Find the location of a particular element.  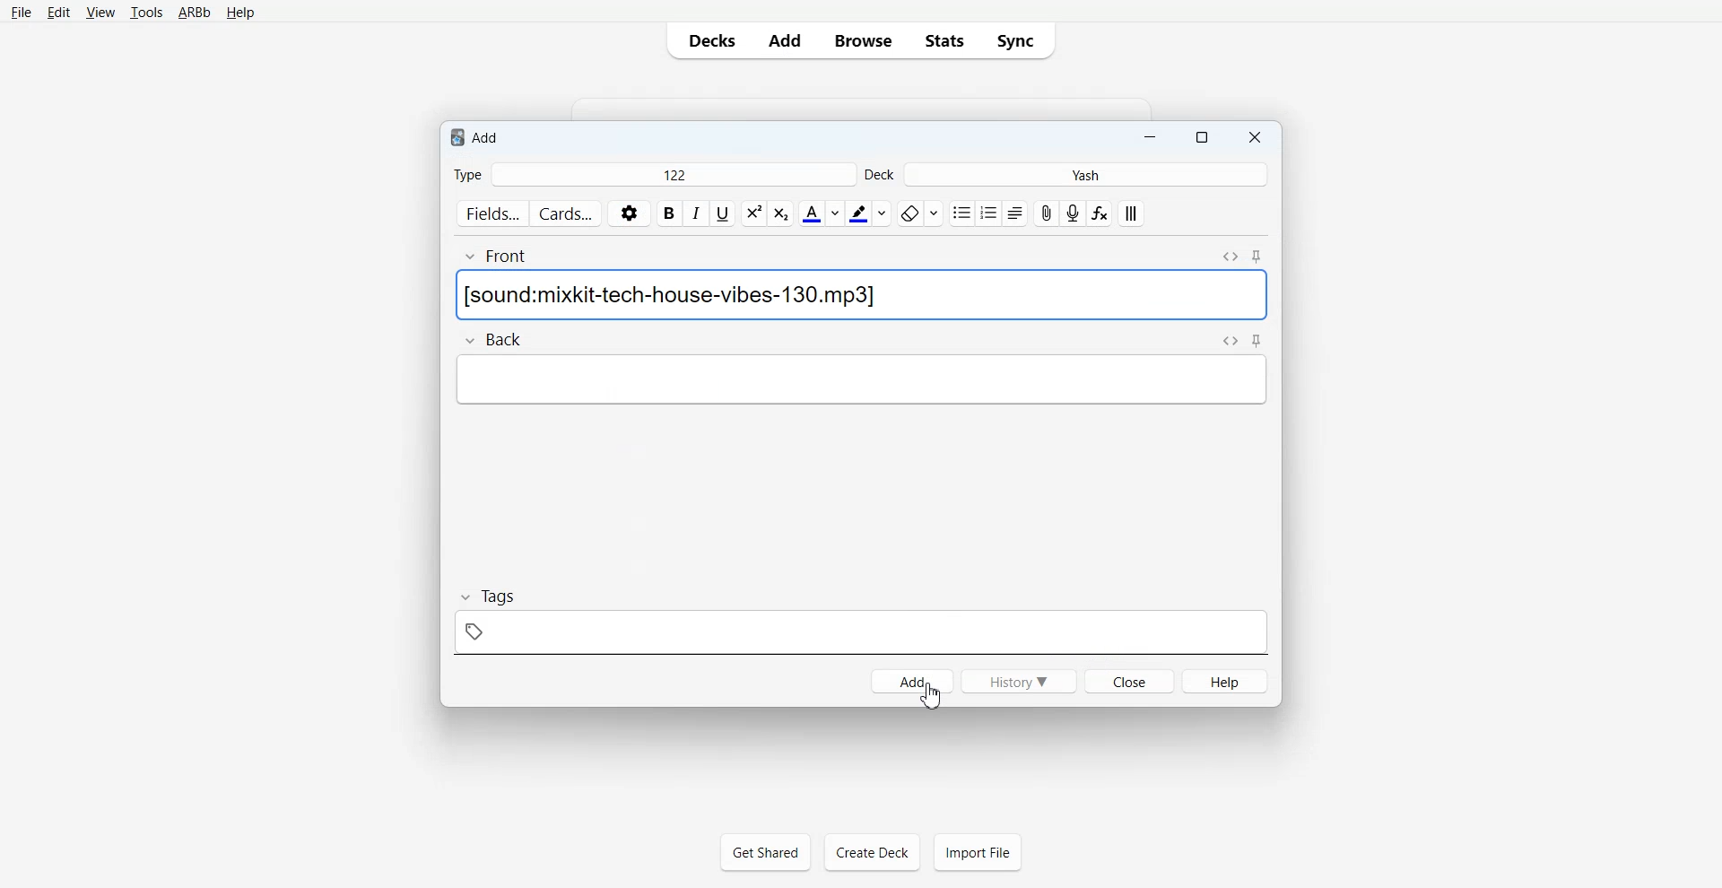

fields is located at coordinates (492, 211).